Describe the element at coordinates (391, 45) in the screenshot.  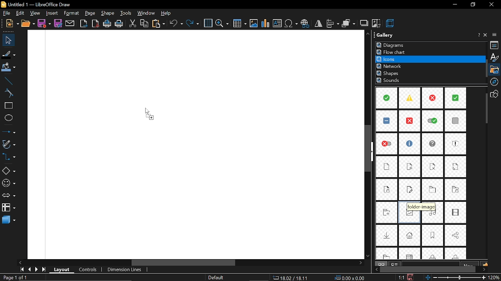
I see `diagrams` at that location.